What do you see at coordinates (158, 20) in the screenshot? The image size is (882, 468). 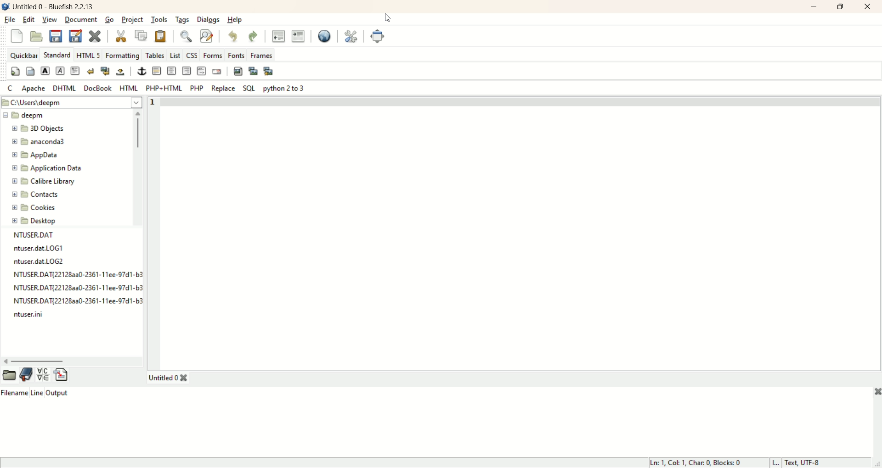 I see `tools` at bounding box center [158, 20].